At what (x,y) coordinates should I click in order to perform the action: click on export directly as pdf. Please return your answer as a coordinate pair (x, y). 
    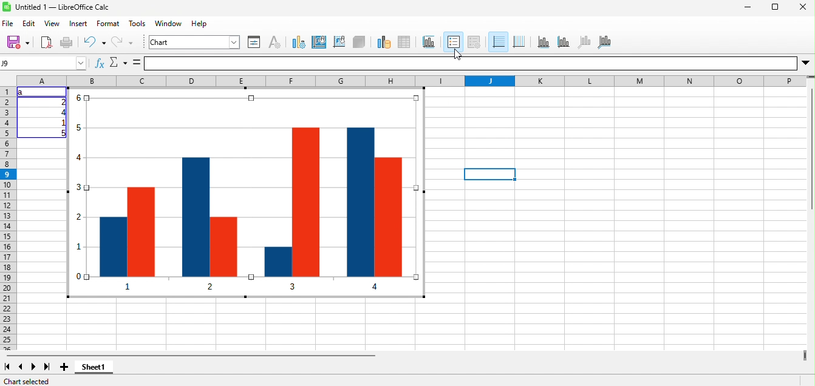
    Looking at the image, I should click on (47, 43).